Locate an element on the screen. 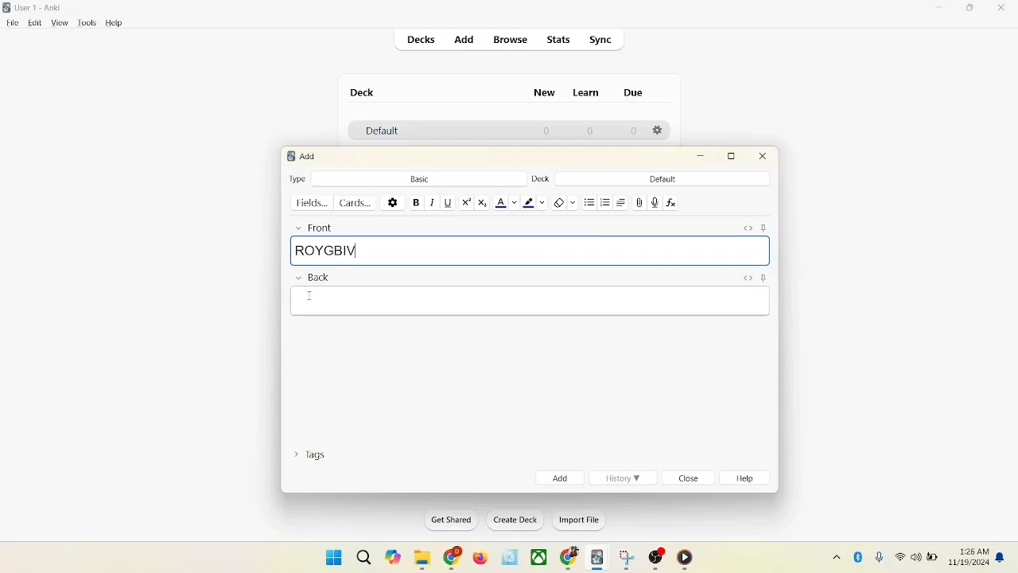 The image size is (1018, 573).  is located at coordinates (548, 132).